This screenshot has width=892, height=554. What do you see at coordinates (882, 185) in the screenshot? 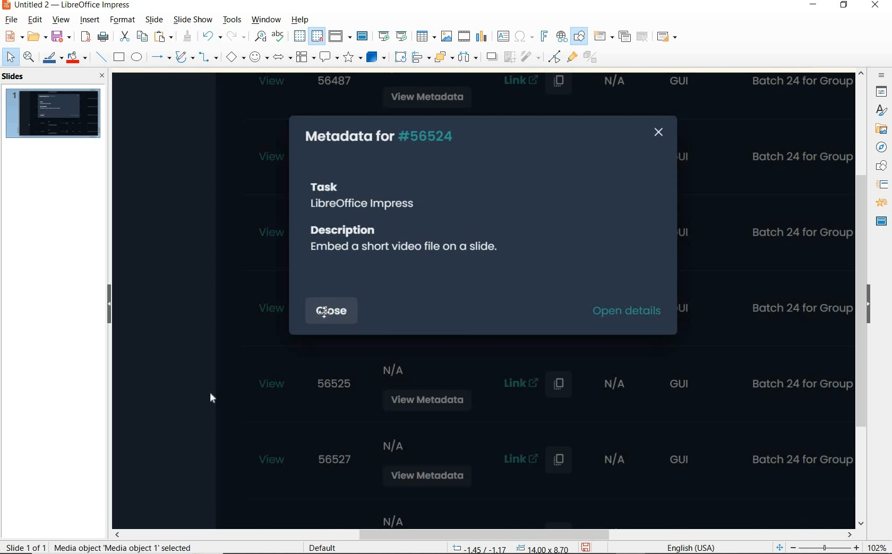
I see `SLIDE TRANSITION` at bounding box center [882, 185].